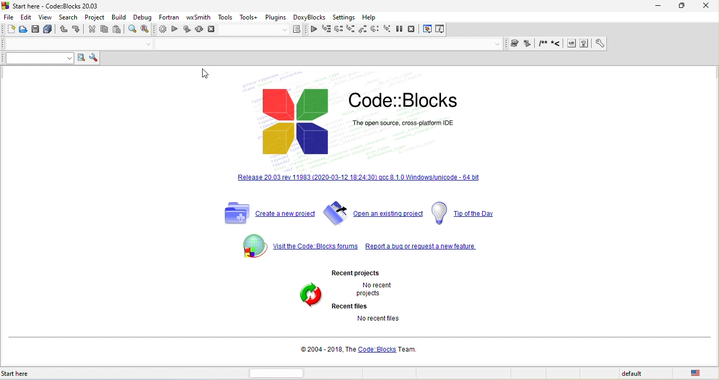 Image resolution: width=719 pixels, height=380 pixels. I want to click on file, so click(10, 16).